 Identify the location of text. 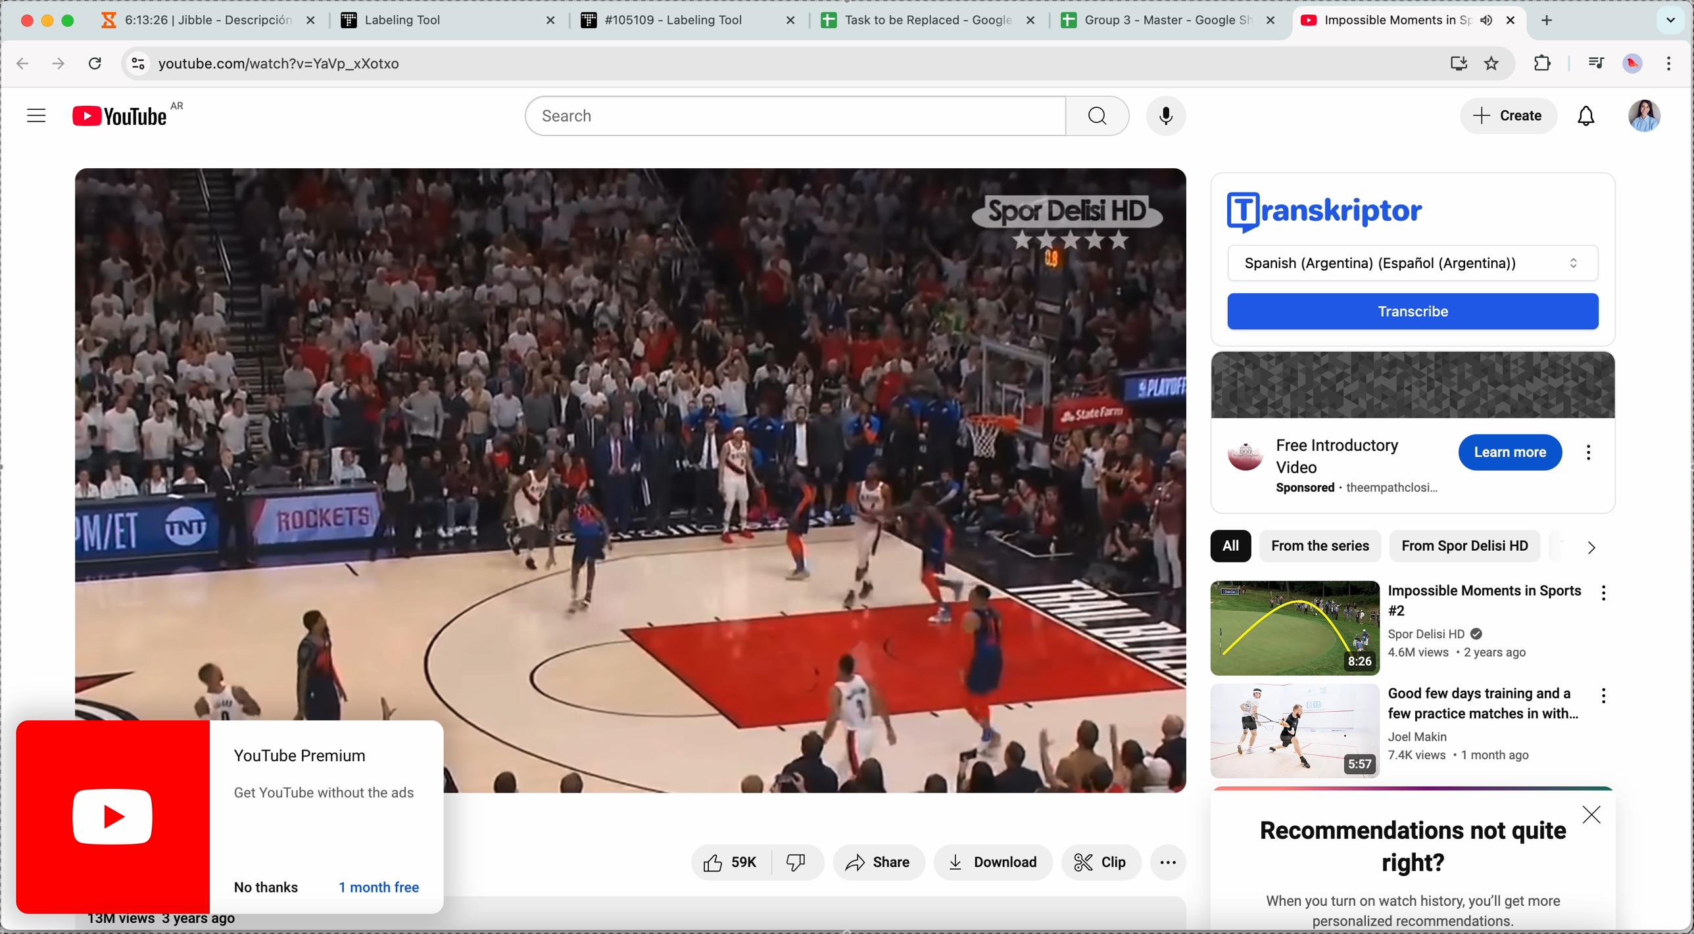
(165, 925).